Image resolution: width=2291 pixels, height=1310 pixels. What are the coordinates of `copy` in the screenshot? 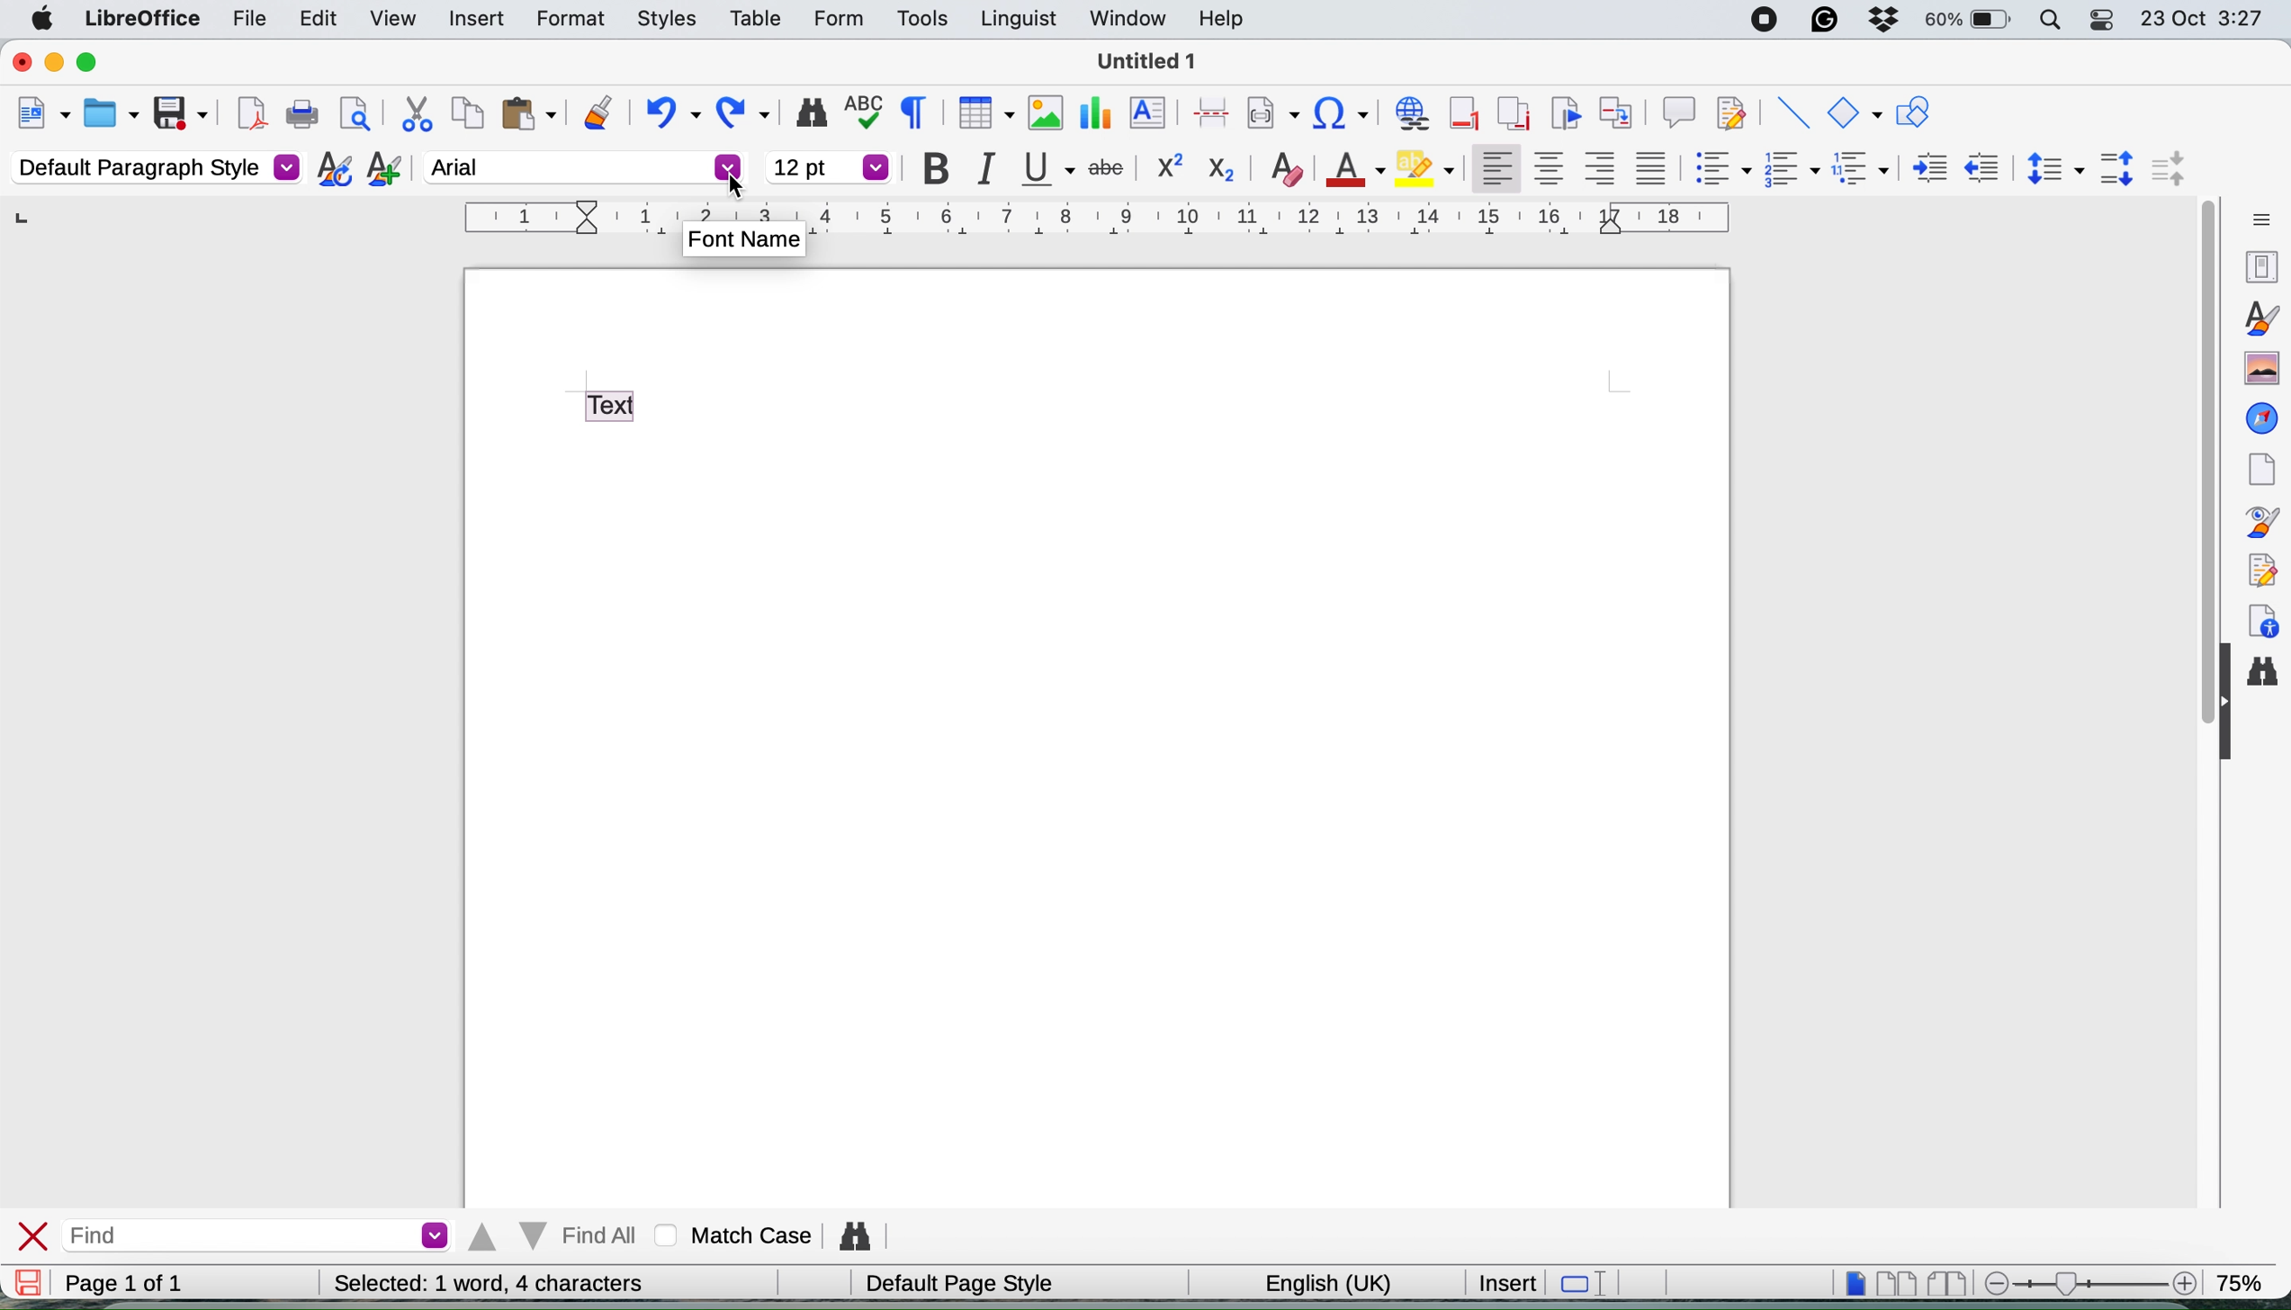 It's located at (465, 116).